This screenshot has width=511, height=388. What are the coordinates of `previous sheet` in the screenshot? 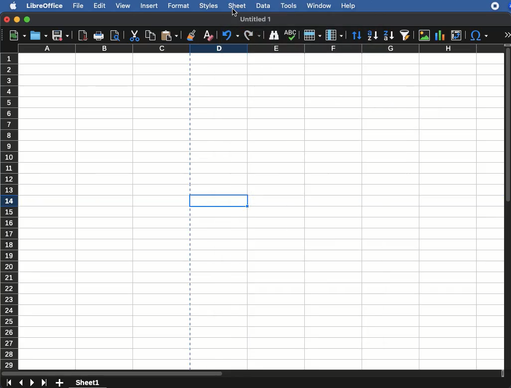 It's located at (21, 383).